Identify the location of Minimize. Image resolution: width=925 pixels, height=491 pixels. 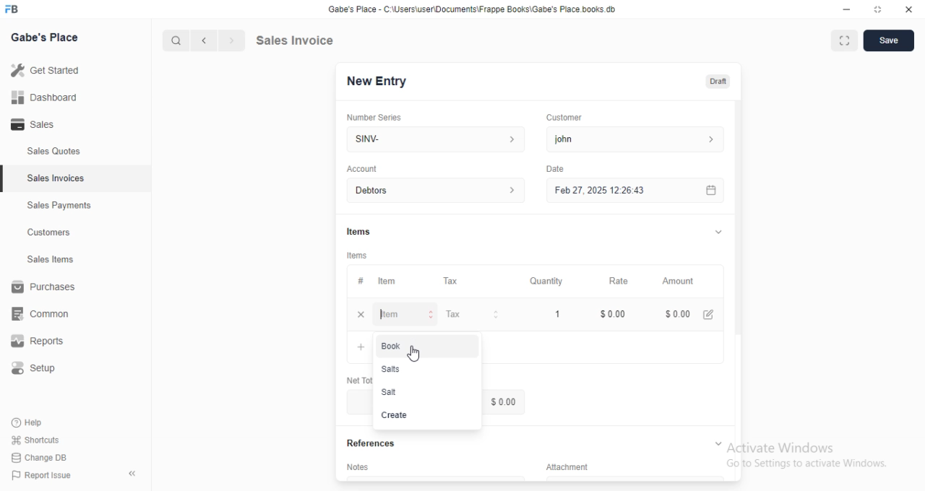
(845, 10).